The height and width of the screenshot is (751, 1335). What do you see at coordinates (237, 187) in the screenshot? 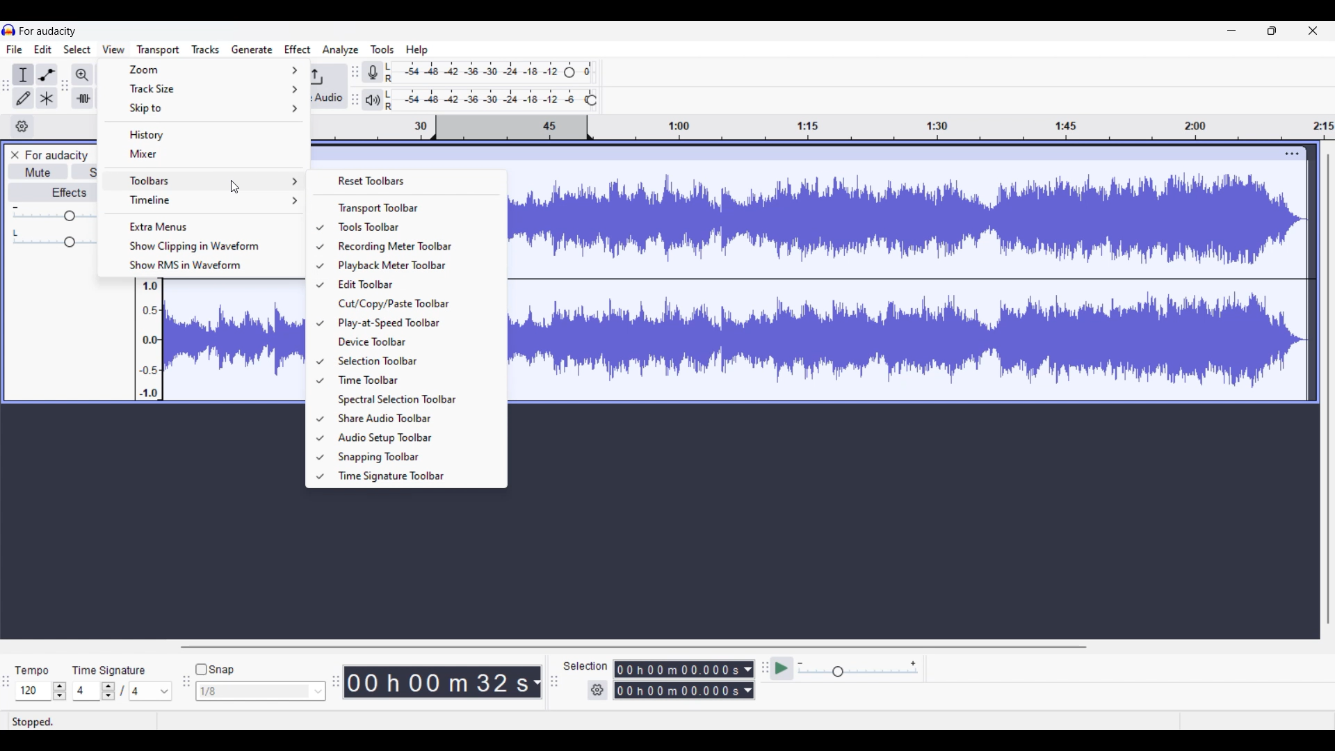
I see `Cursor` at bounding box center [237, 187].